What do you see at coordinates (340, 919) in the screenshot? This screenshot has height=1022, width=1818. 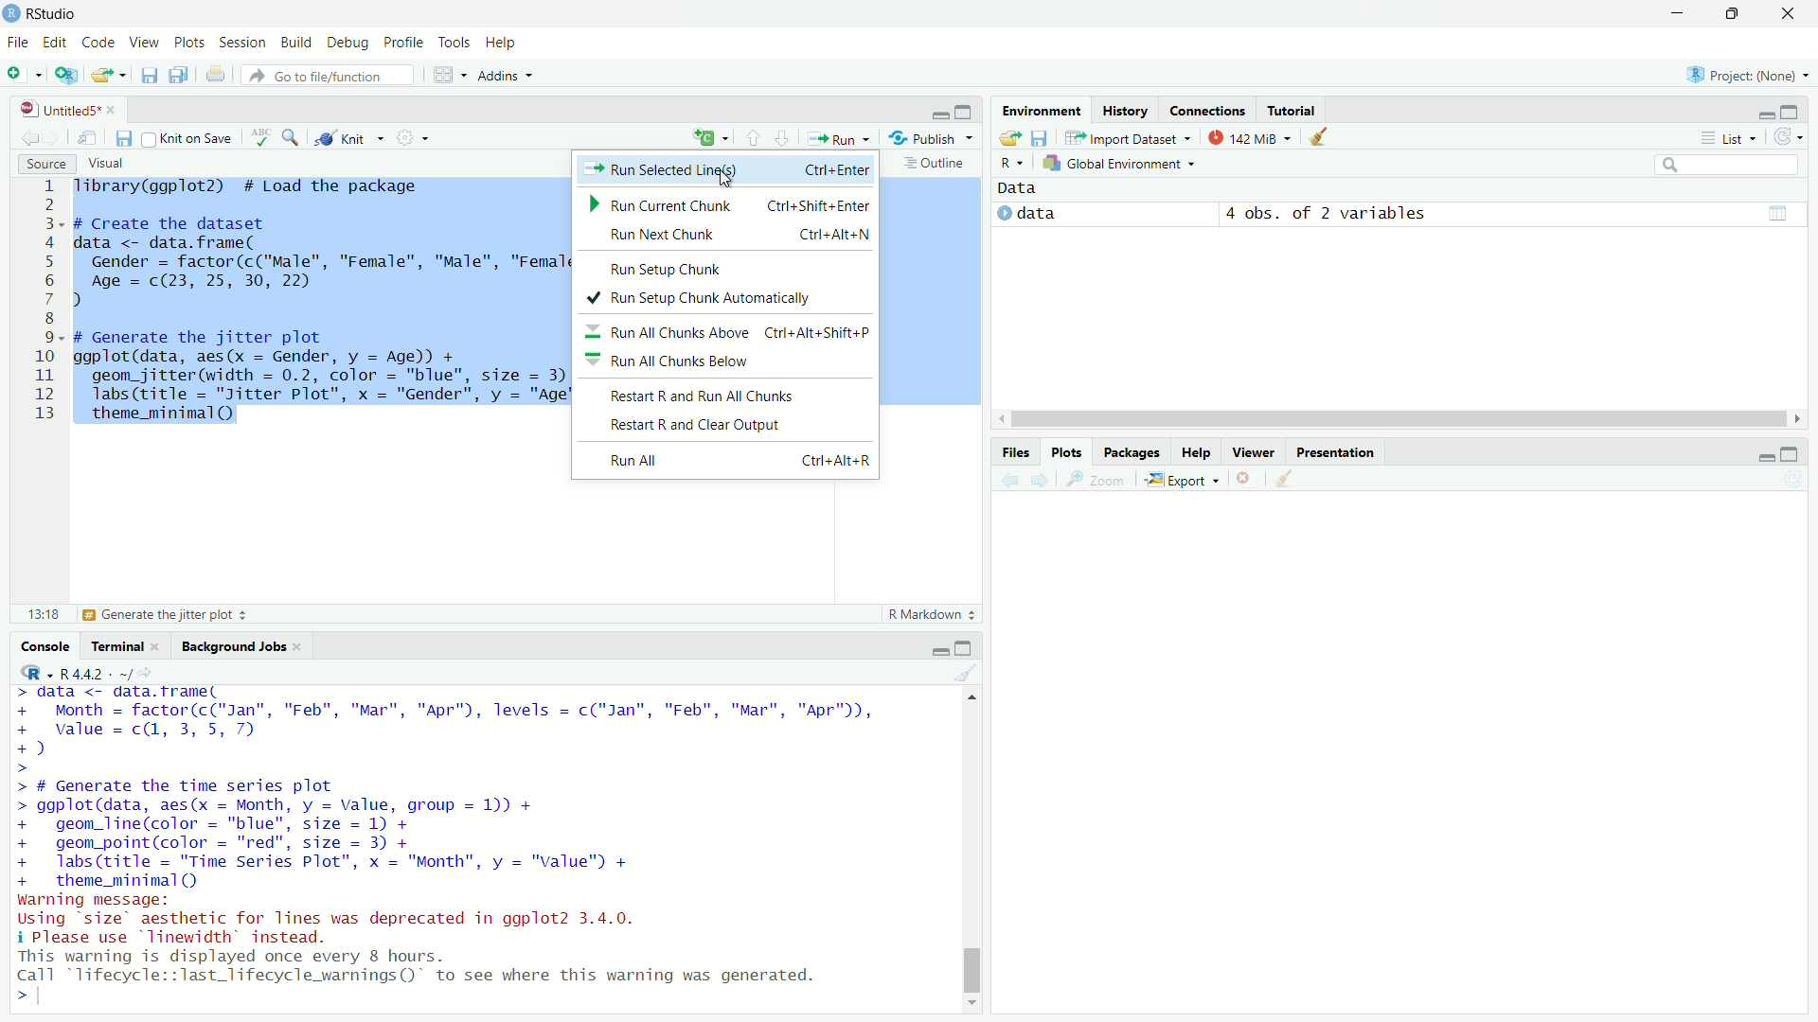 I see `warning message` at bounding box center [340, 919].